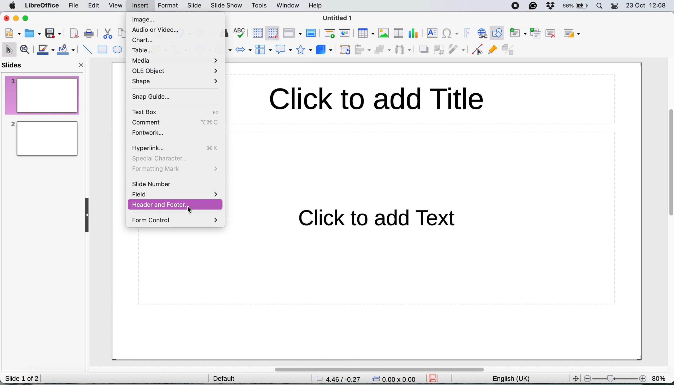 The width and height of the screenshot is (674, 385). Describe the element at coordinates (509, 51) in the screenshot. I see `toggle extrusion` at that location.